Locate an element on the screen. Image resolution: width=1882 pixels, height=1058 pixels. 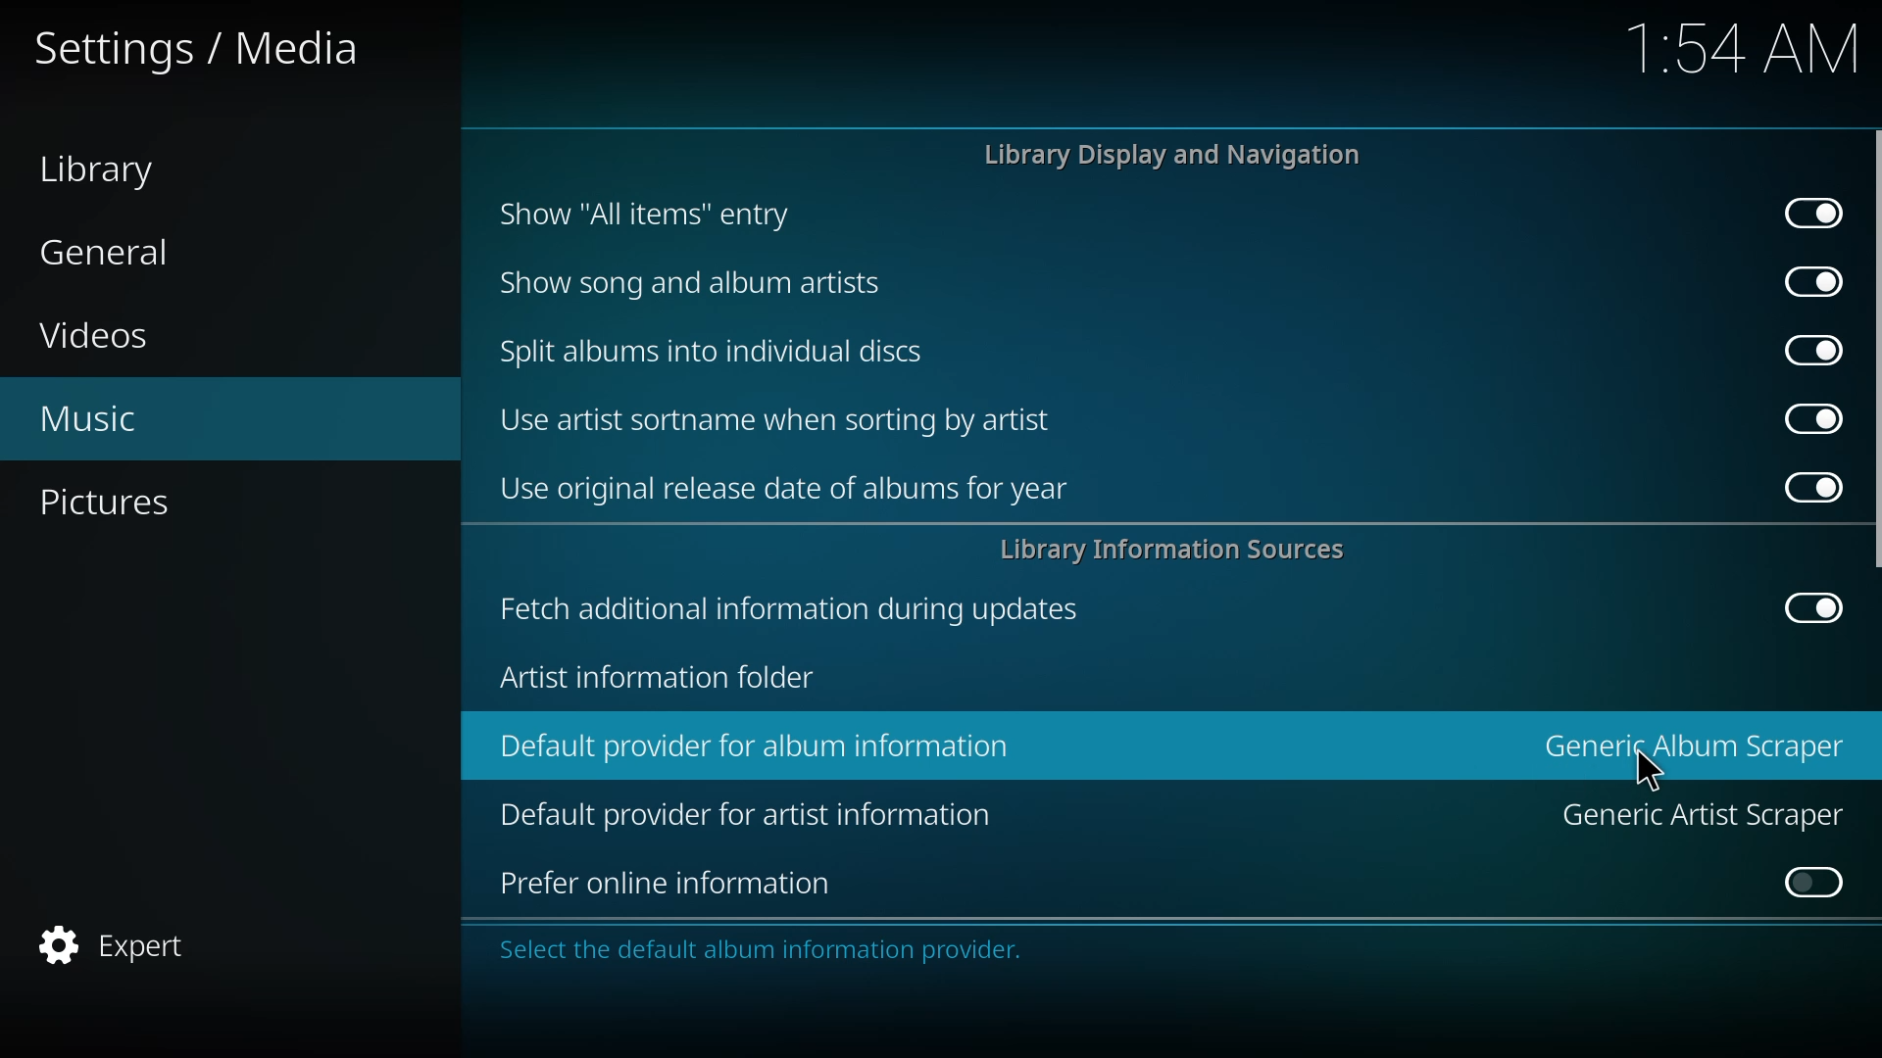
cursor is located at coordinates (1645, 768).